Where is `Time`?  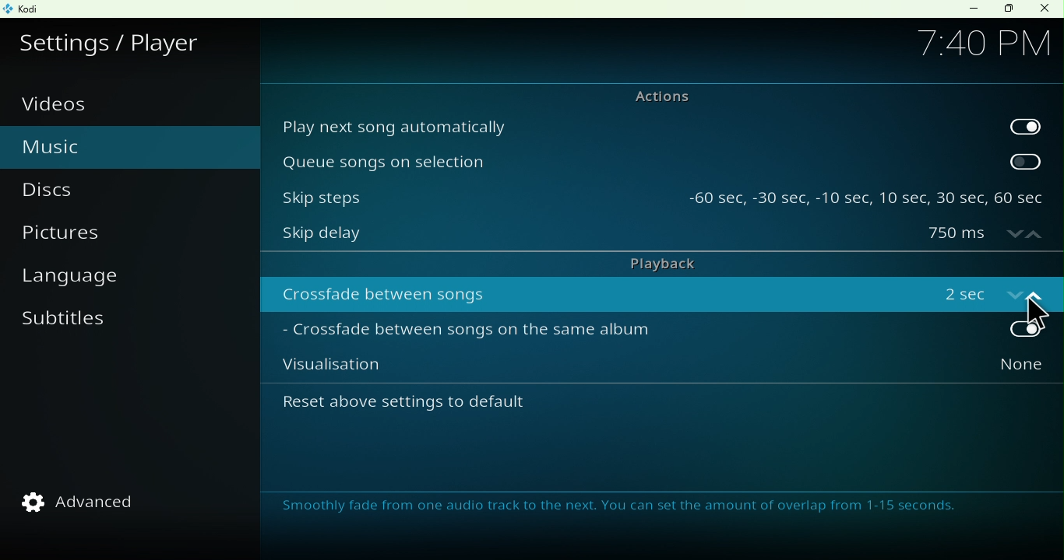
Time is located at coordinates (983, 41).